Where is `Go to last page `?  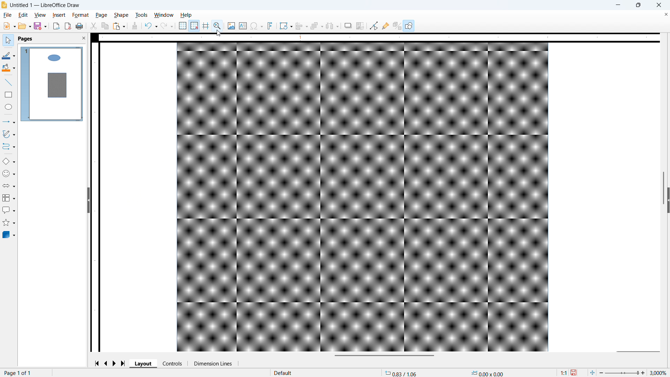 Go to last page  is located at coordinates (124, 363).